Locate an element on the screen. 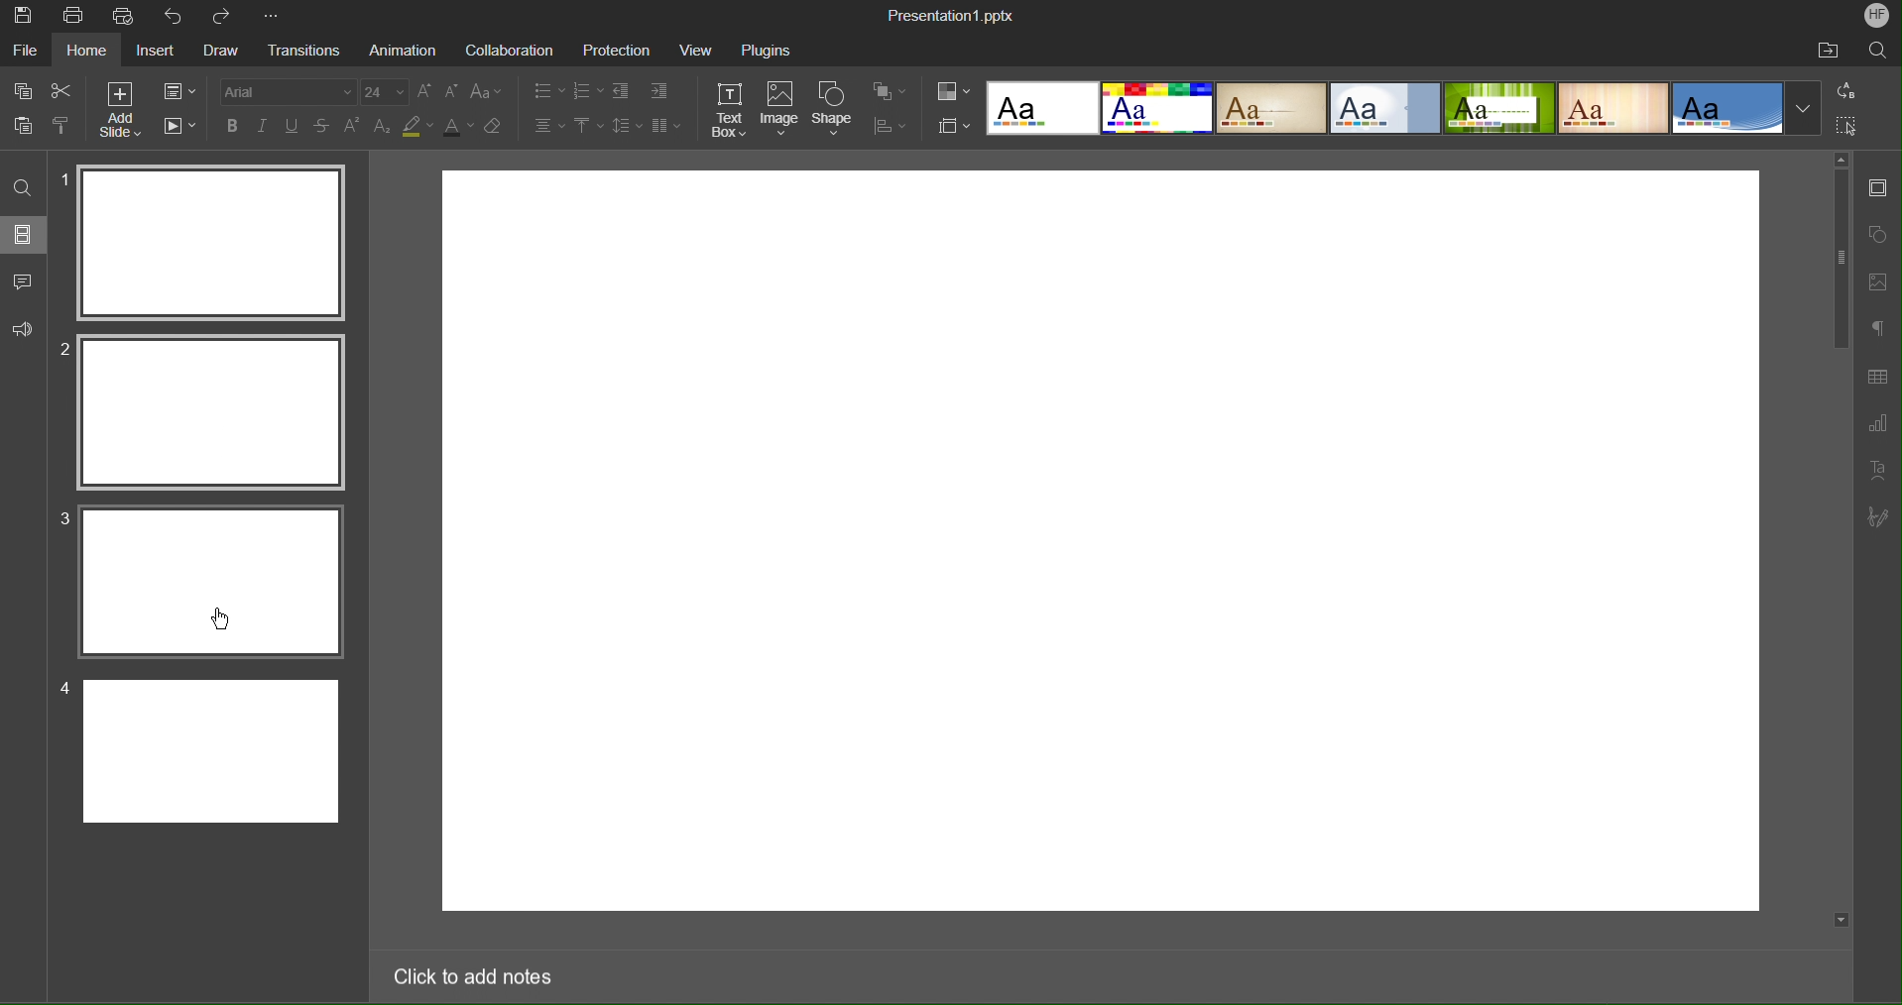  Vertical Align is located at coordinates (588, 124).